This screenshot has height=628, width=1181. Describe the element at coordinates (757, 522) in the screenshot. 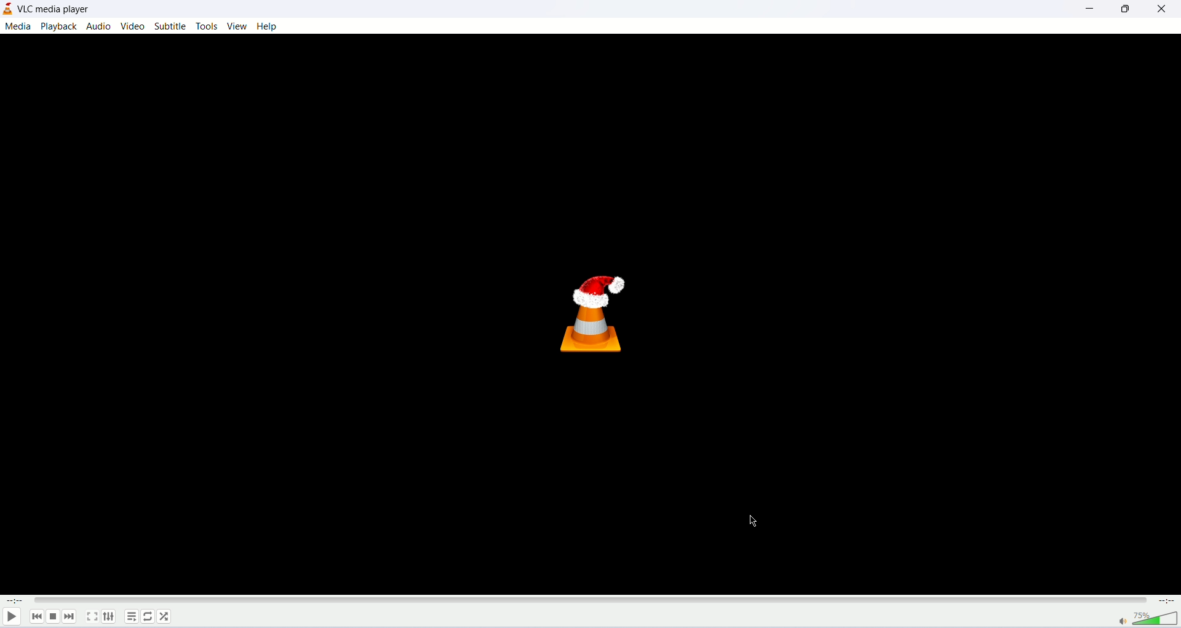

I see `cursor` at that location.